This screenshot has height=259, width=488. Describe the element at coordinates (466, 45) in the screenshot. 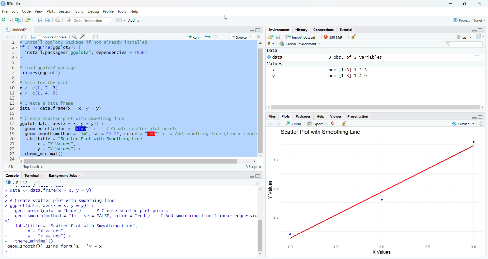

I see `search bar` at that location.